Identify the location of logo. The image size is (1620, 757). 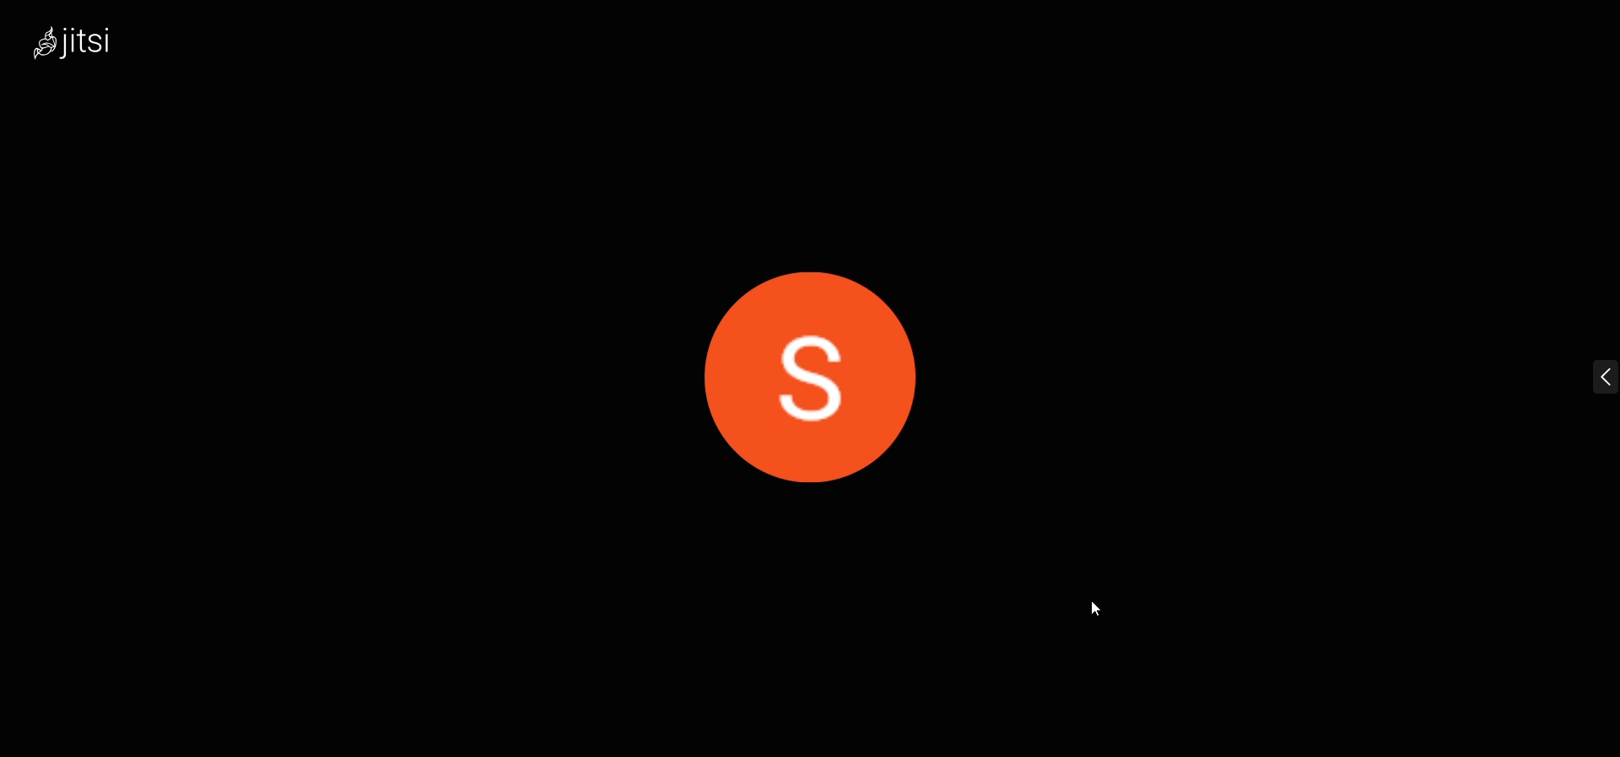
(95, 39).